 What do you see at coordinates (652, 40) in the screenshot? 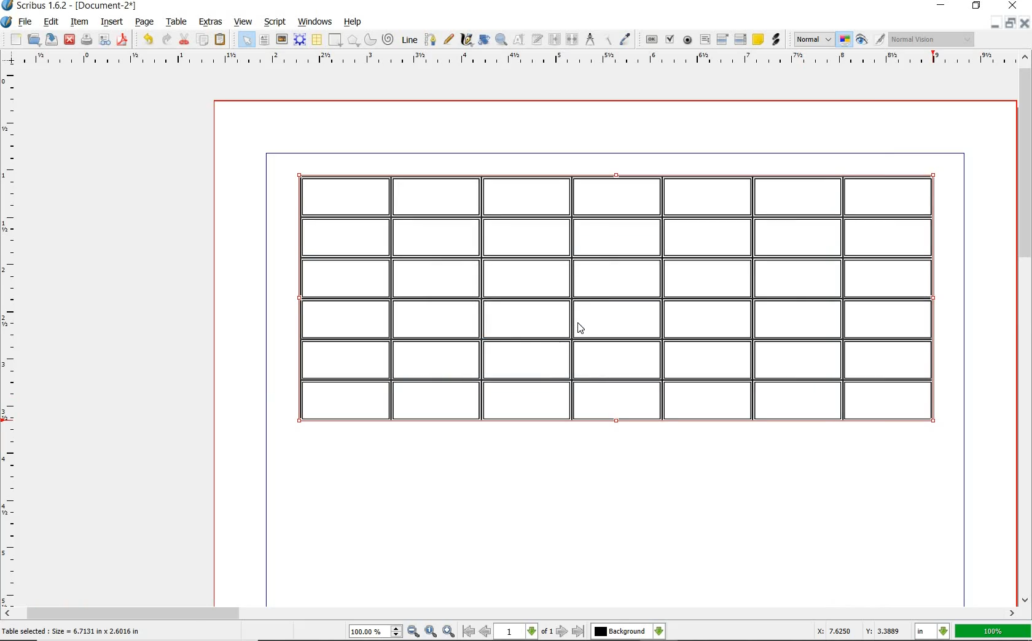
I see `pdf push button` at bounding box center [652, 40].